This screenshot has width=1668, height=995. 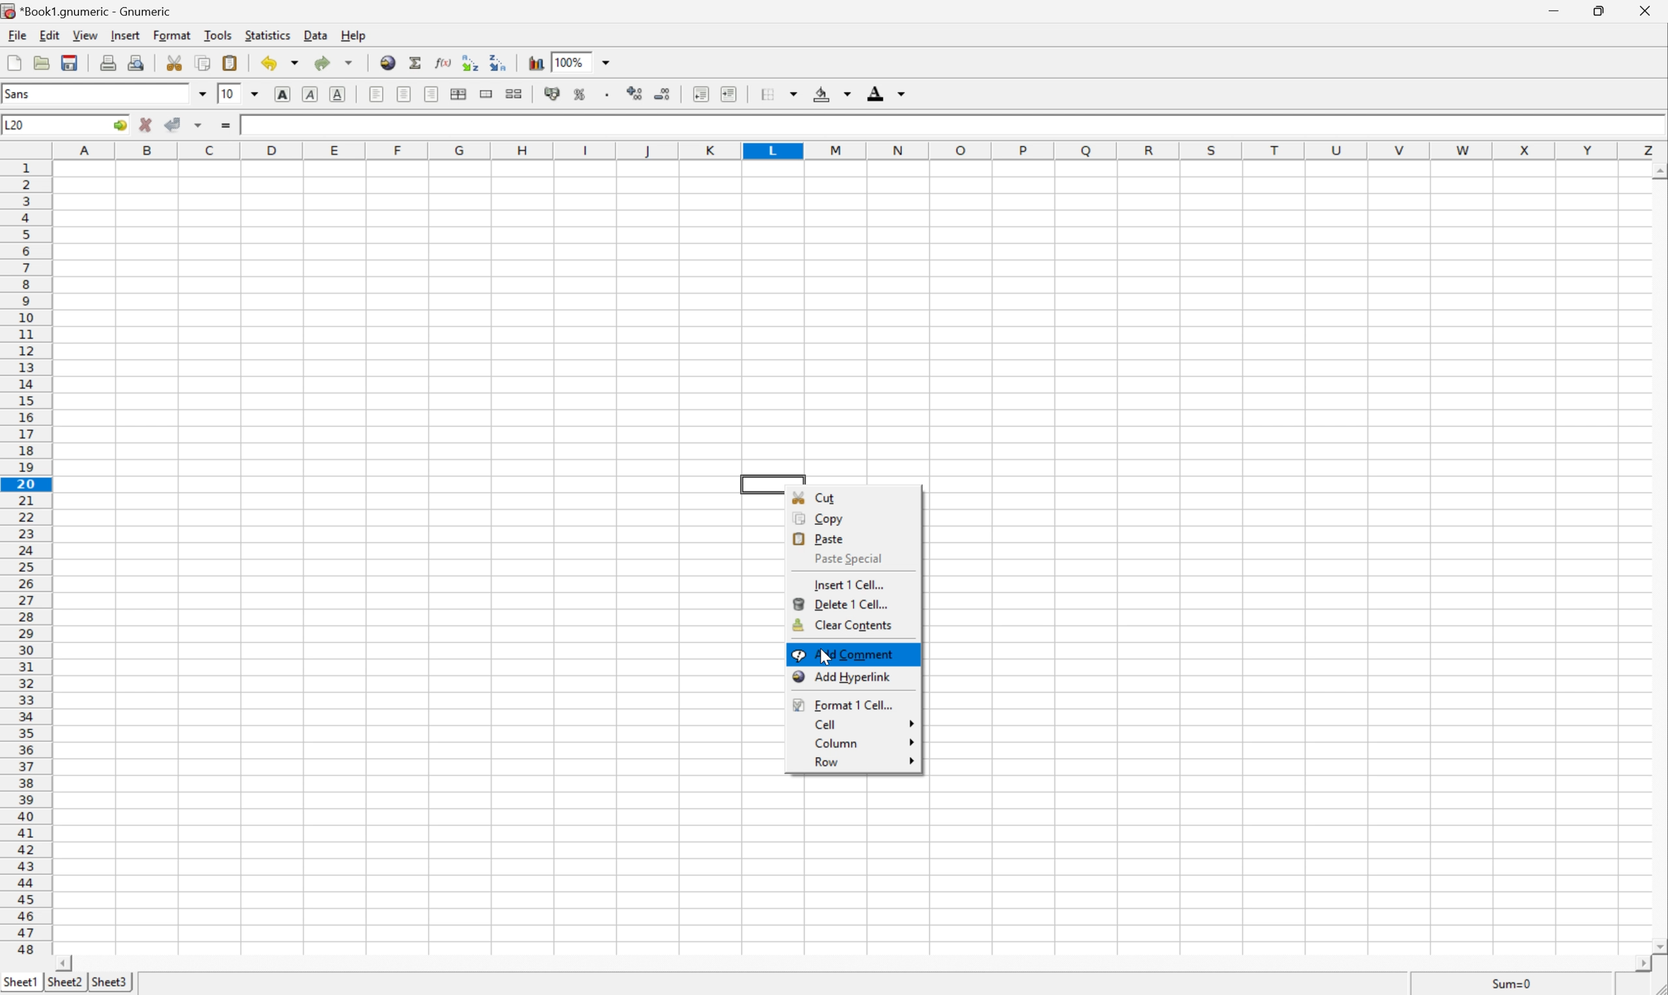 What do you see at coordinates (308, 93) in the screenshot?
I see `Italic` at bounding box center [308, 93].